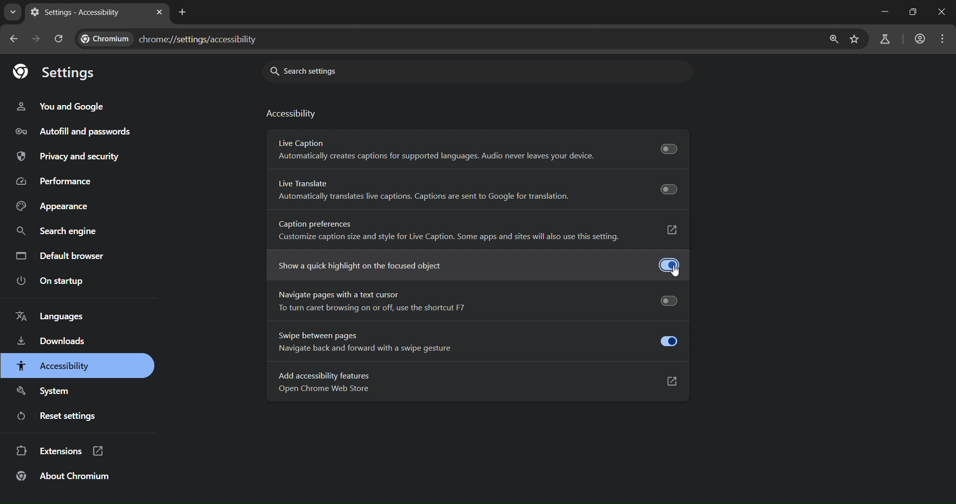 The image size is (956, 504). Describe the element at coordinates (425, 191) in the screenshot. I see `live translate` at that location.